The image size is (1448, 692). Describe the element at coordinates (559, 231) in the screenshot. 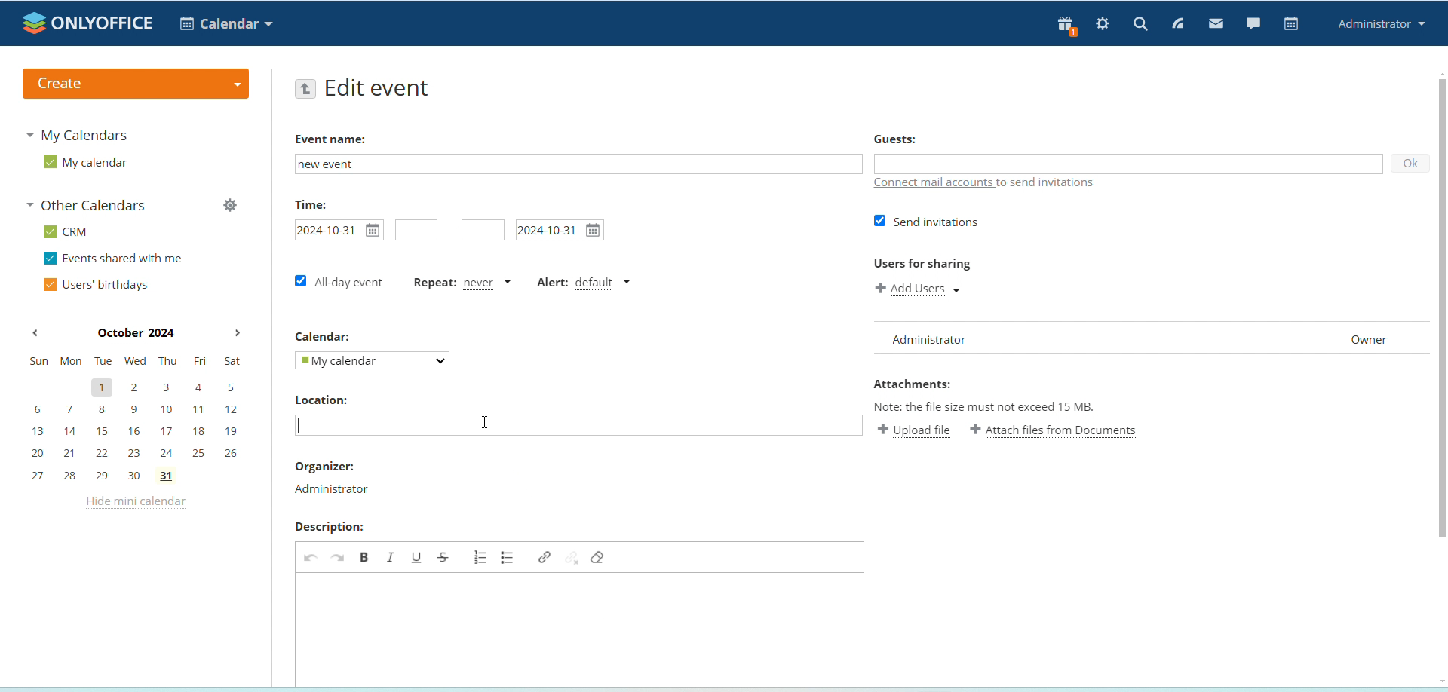

I see `event end date` at that location.